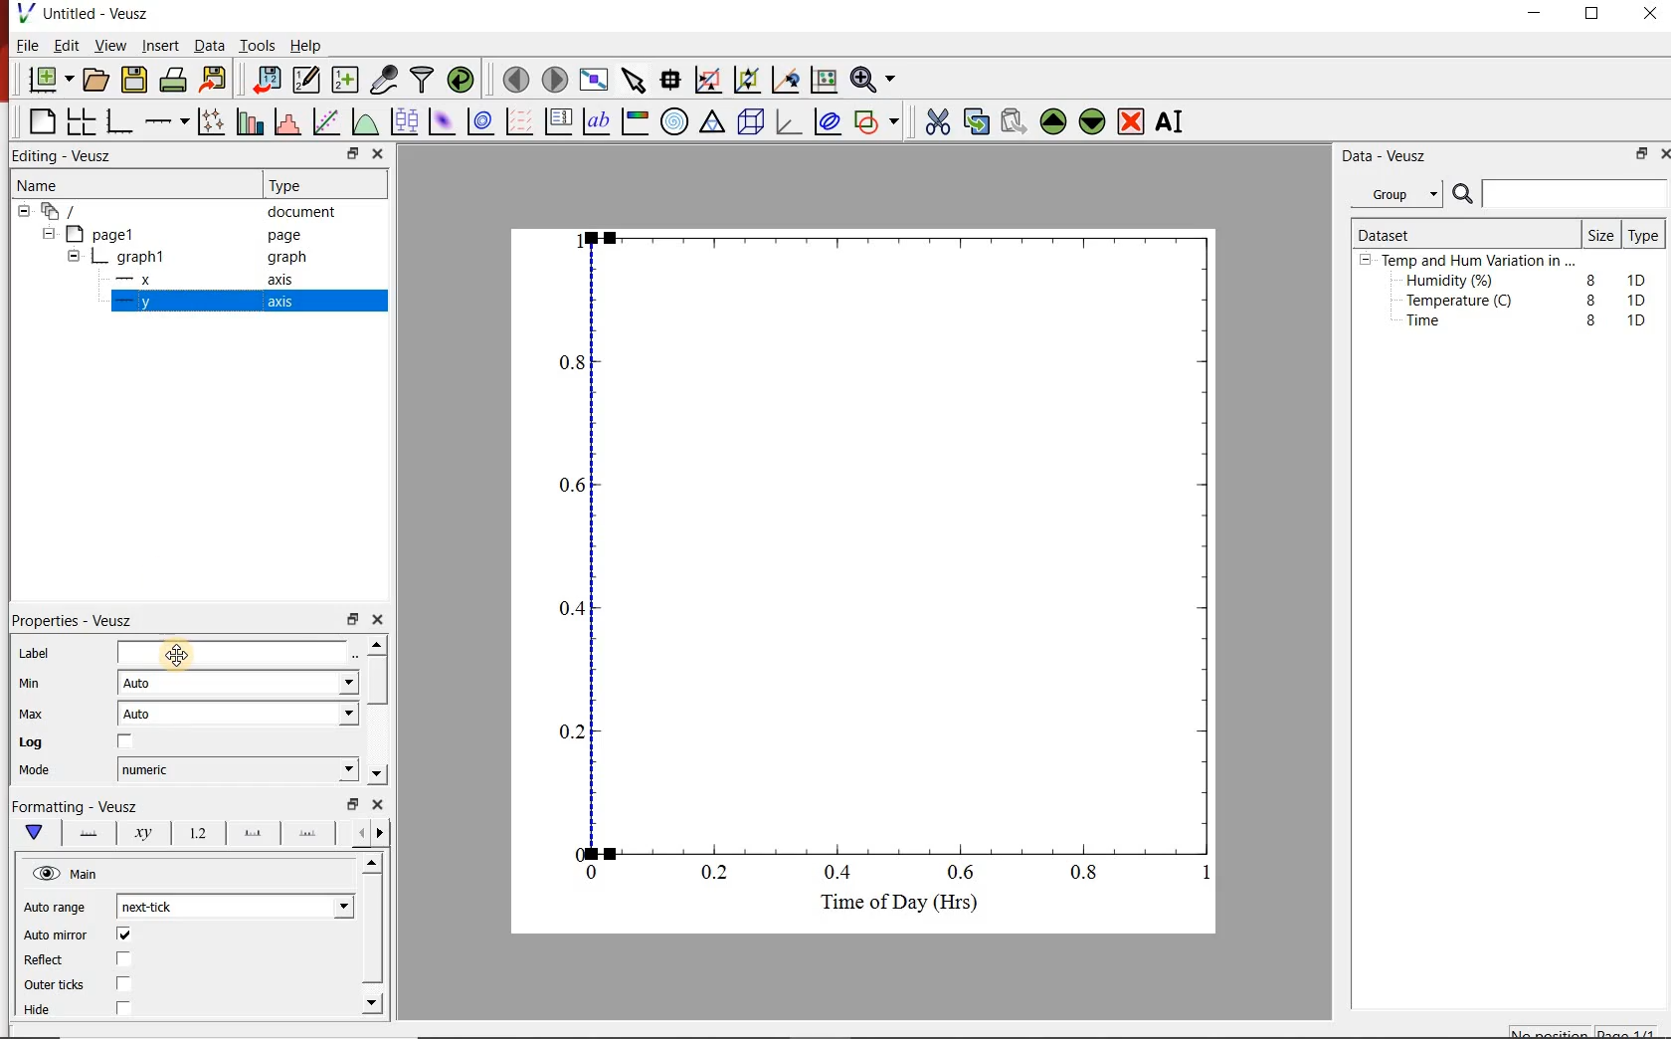 This screenshot has width=1671, height=1039. What do you see at coordinates (103, 1008) in the screenshot?
I see `Hide` at bounding box center [103, 1008].